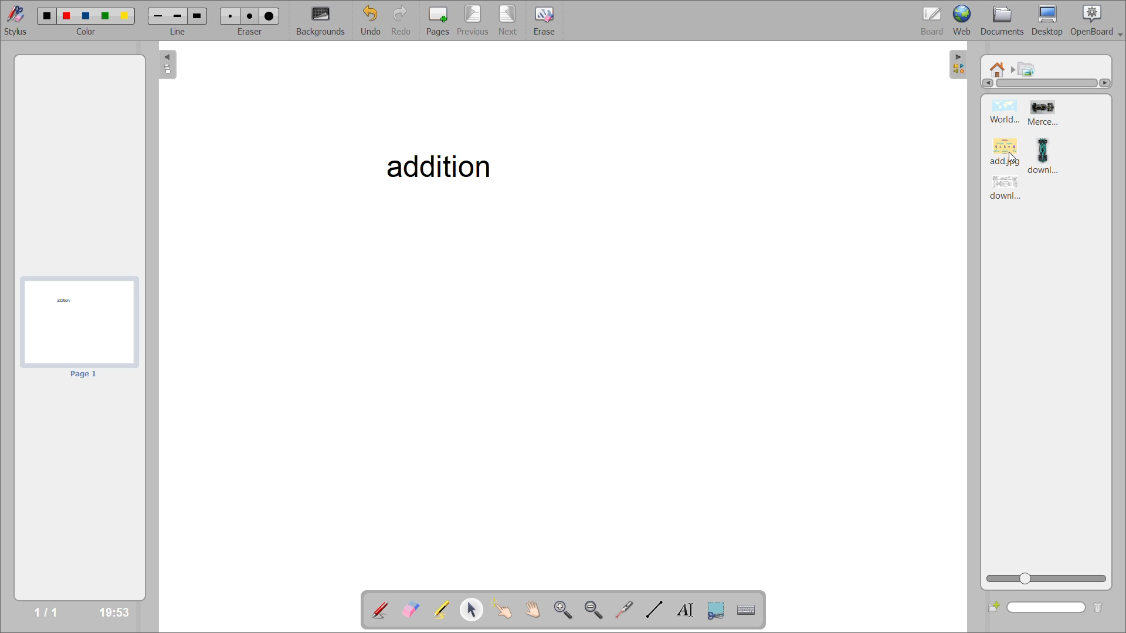  Describe the element at coordinates (1048, 608) in the screenshot. I see `search` at that location.